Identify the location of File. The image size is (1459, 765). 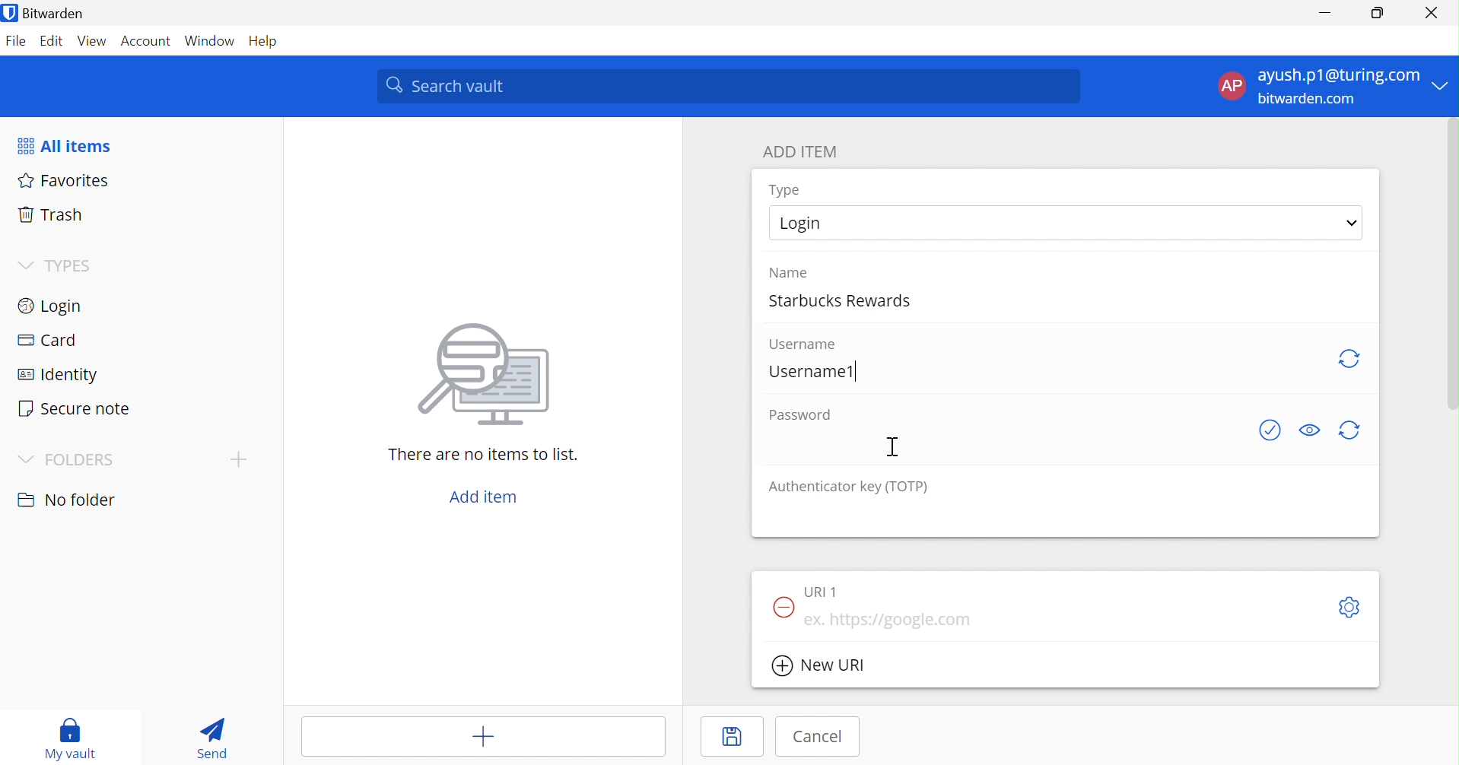
(17, 43).